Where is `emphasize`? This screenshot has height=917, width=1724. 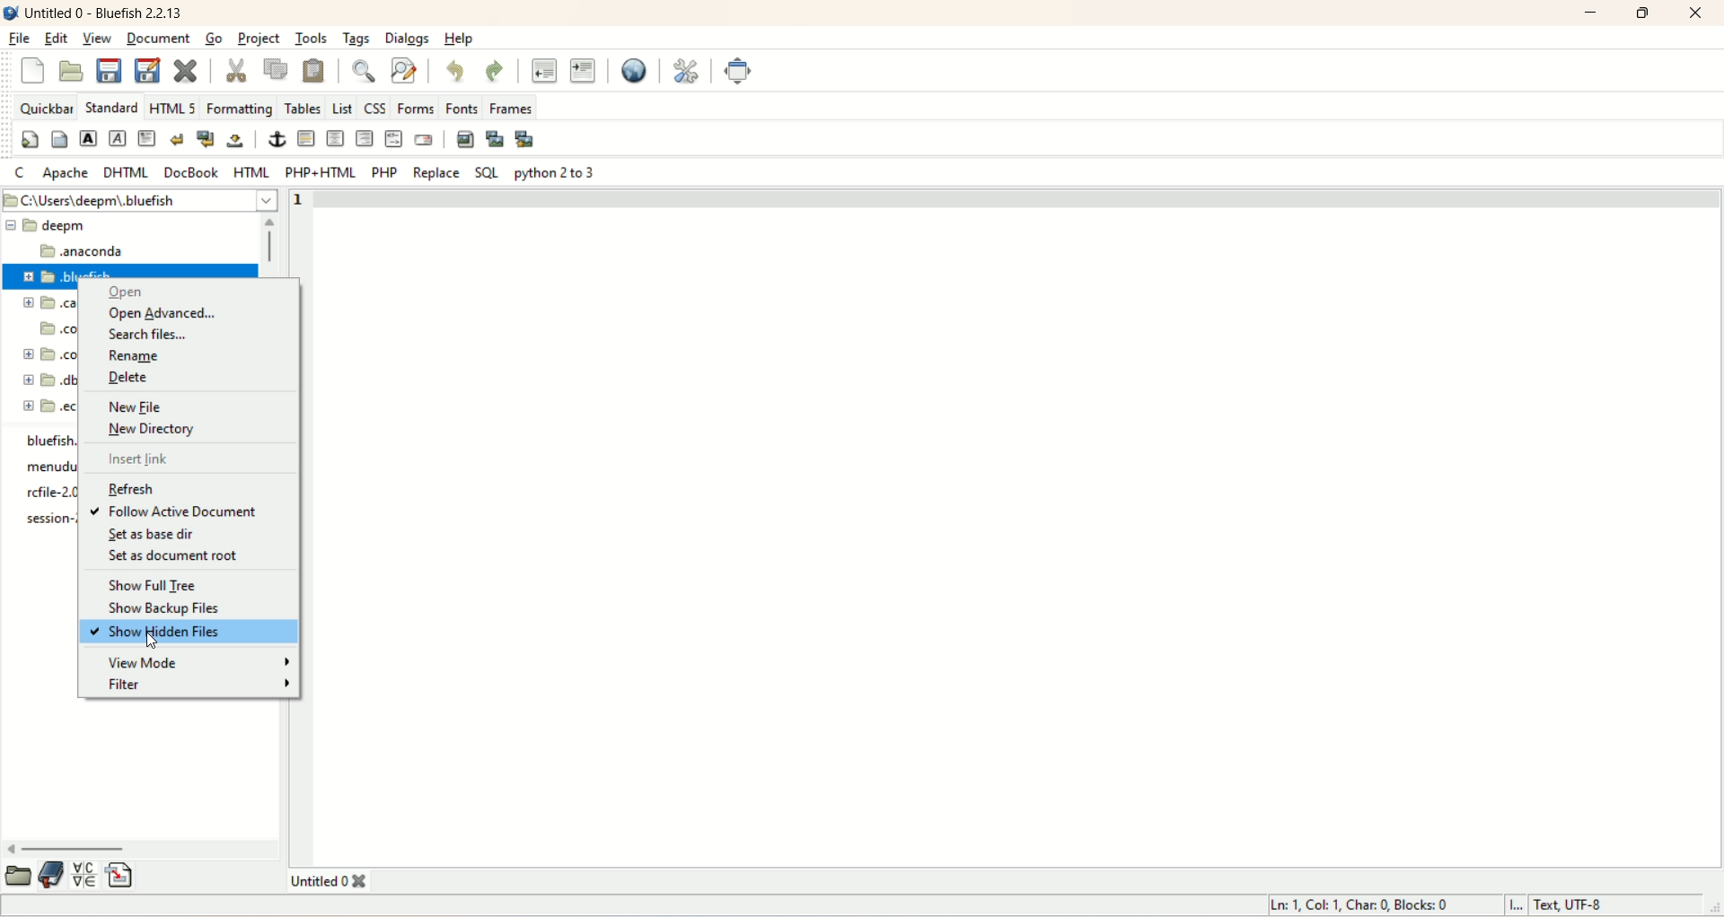
emphasize is located at coordinates (119, 138).